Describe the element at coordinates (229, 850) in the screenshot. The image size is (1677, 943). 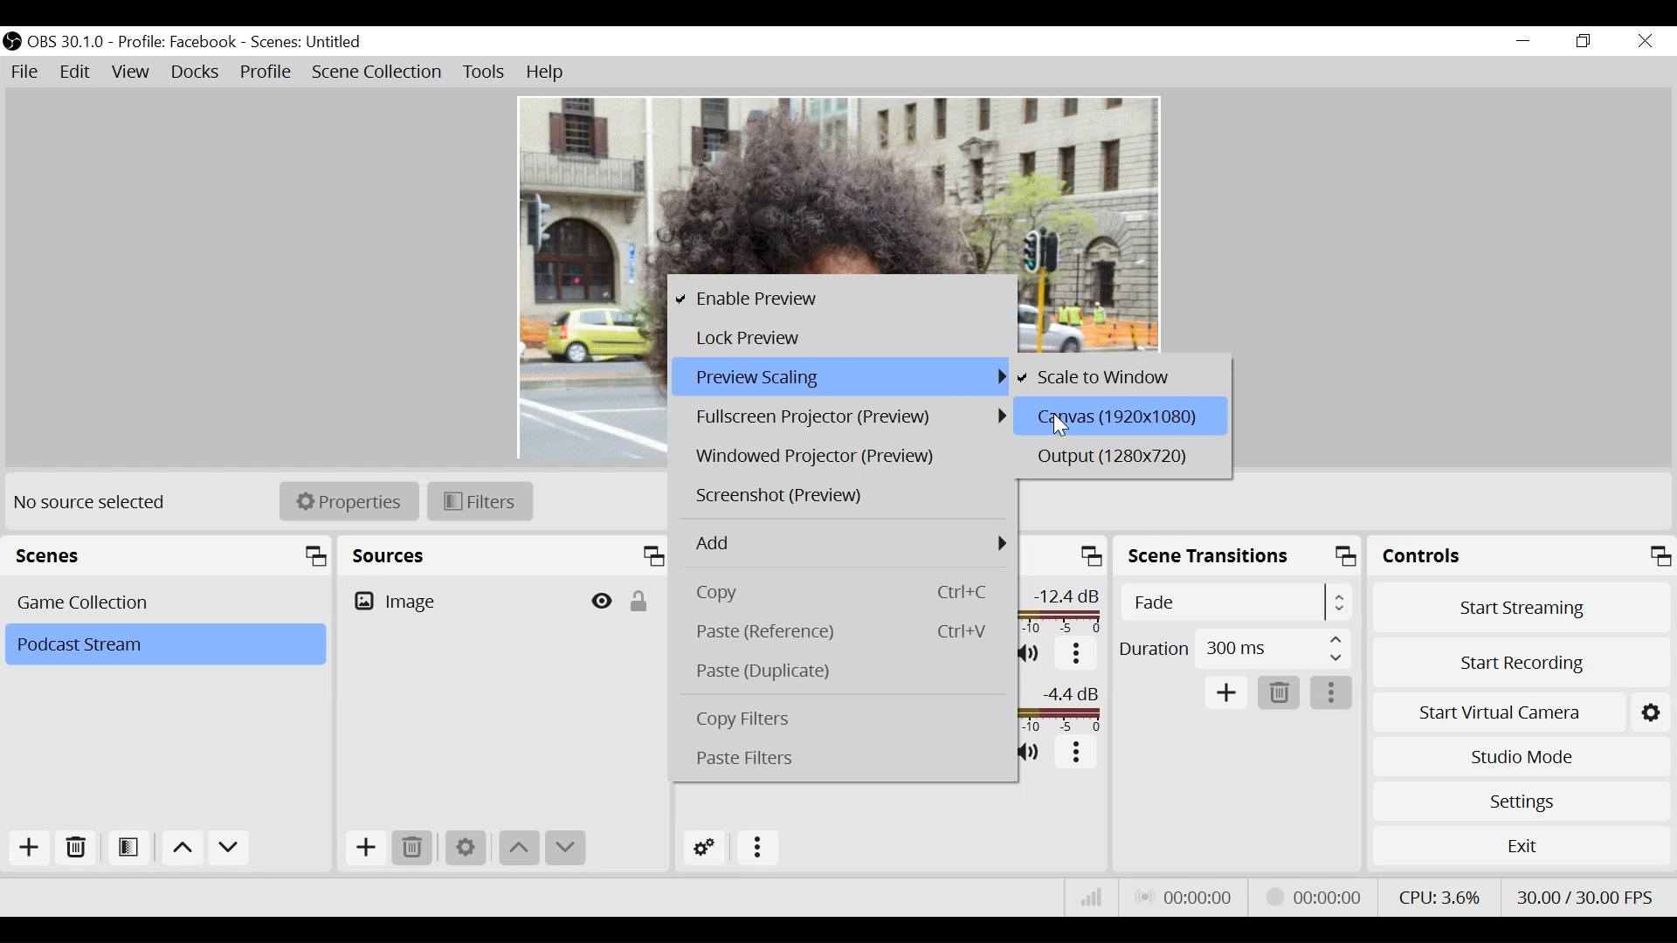
I see `Move down` at that location.